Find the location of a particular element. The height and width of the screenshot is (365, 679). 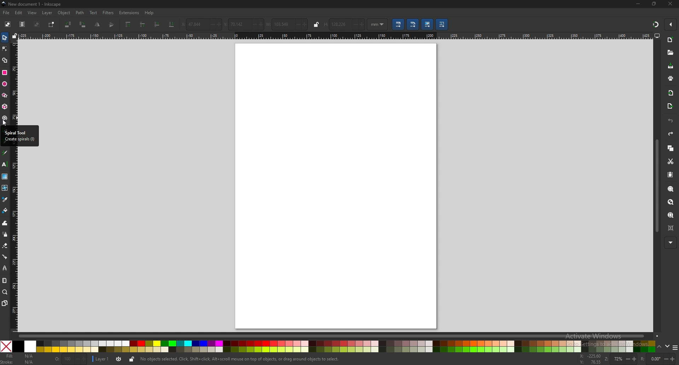

ellipse is located at coordinates (5, 83).